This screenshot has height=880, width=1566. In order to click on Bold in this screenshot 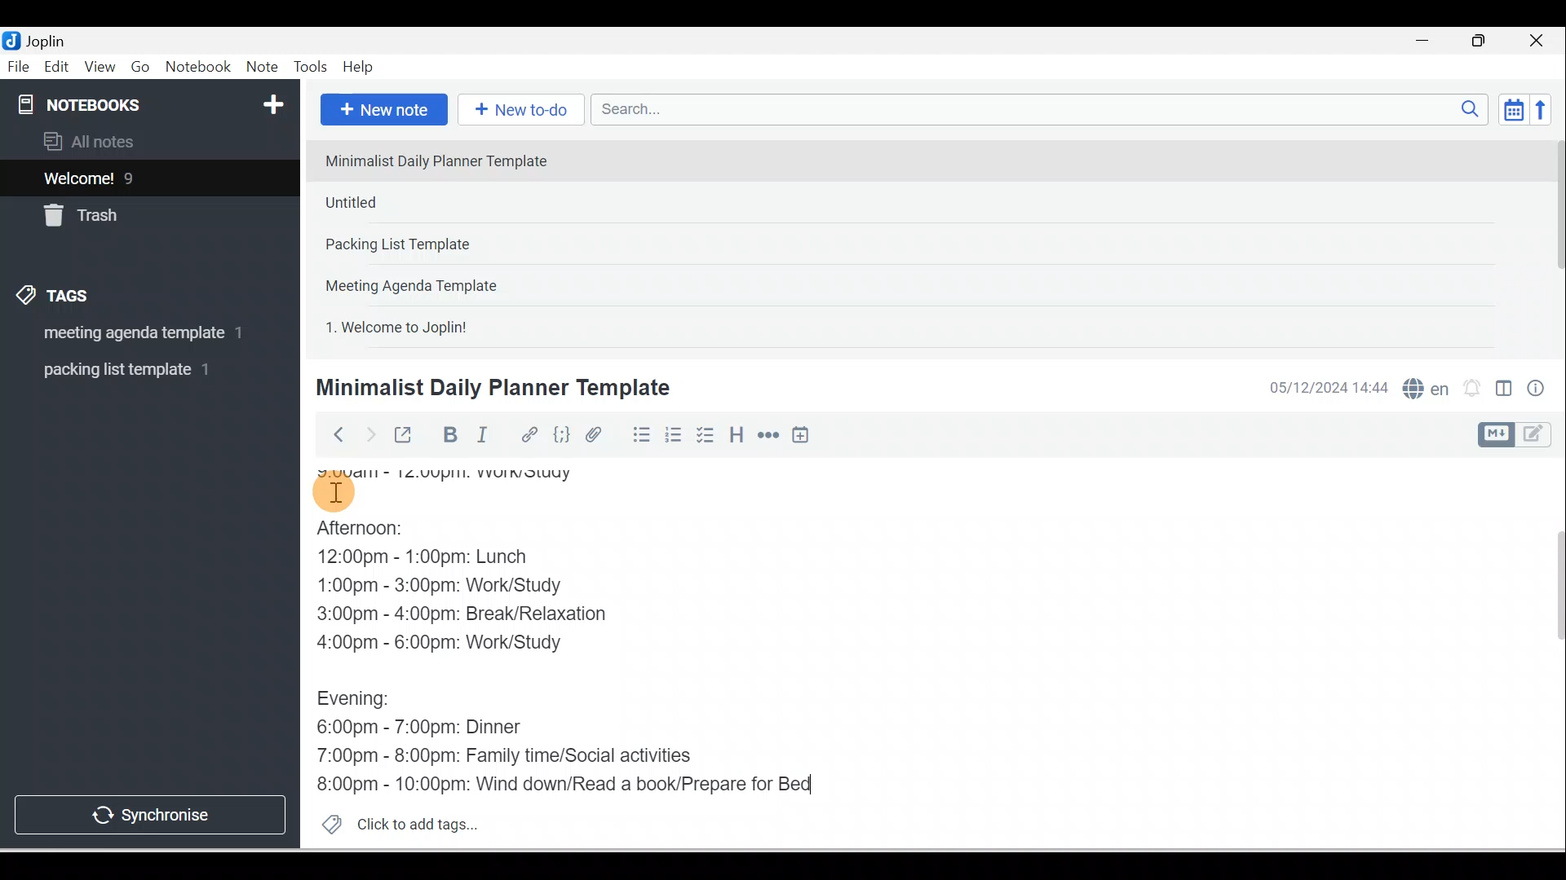, I will do `click(448, 435)`.